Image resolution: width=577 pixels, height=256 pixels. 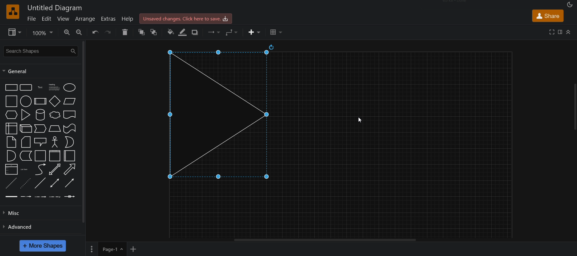 What do you see at coordinates (254, 33) in the screenshot?
I see `insert` at bounding box center [254, 33].